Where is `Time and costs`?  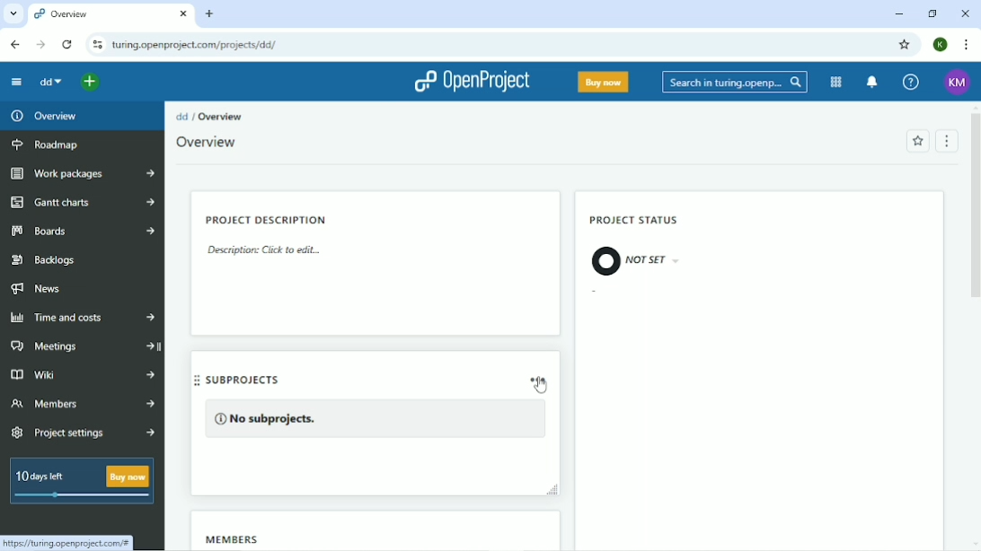 Time and costs is located at coordinates (81, 319).